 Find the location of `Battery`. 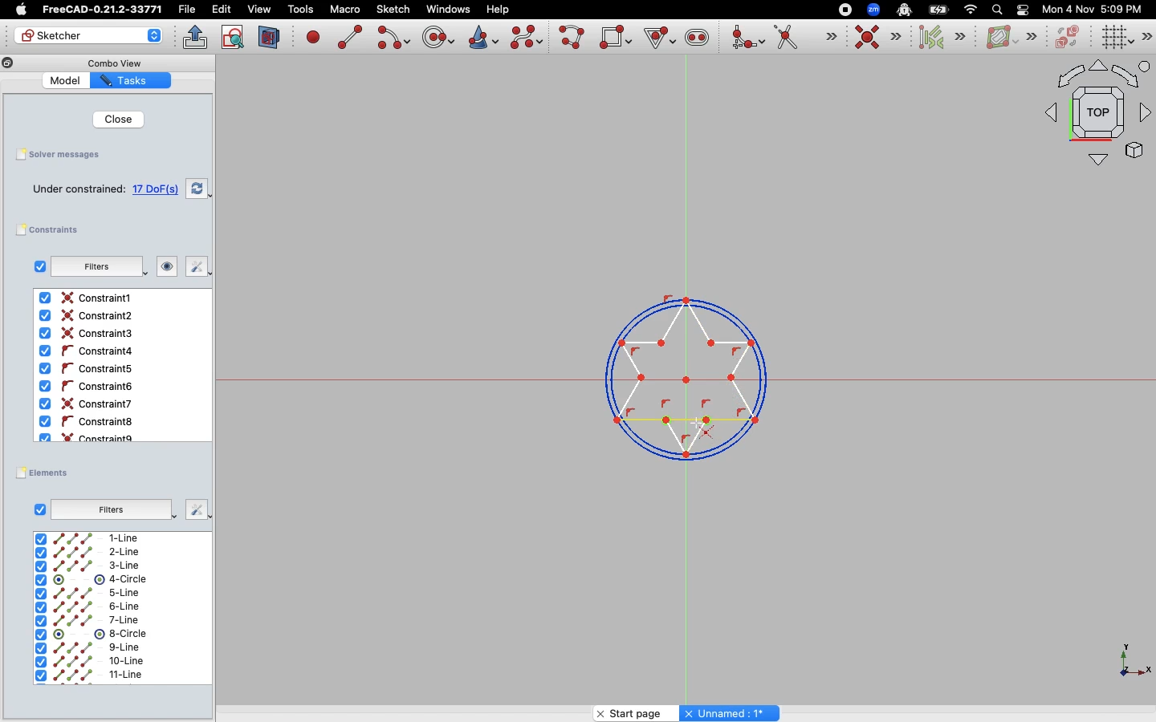

Battery is located at coordinates (939, 9).